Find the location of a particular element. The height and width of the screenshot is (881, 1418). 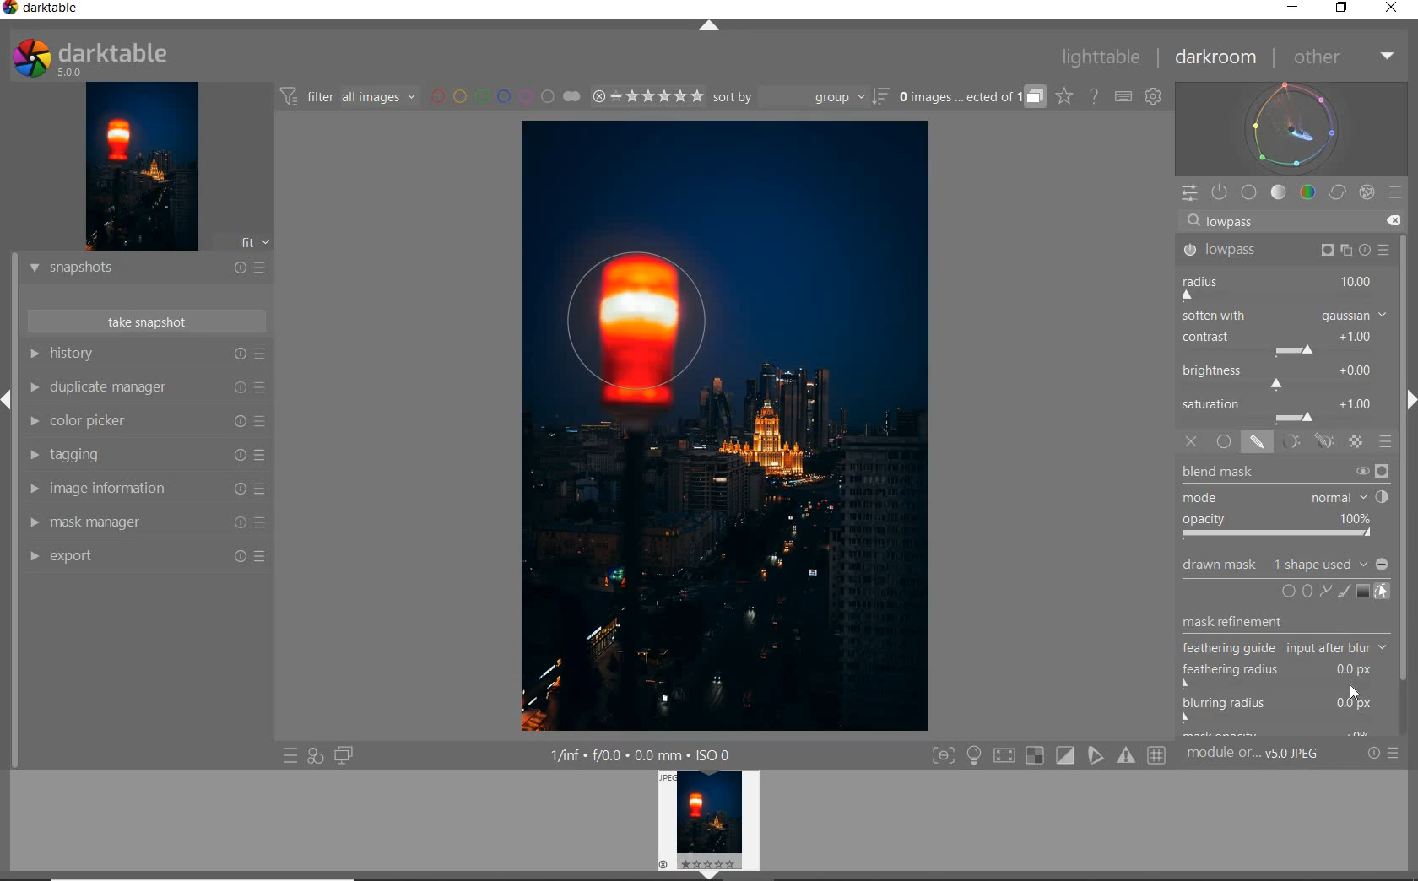

WAVEFORM is located at coordinates (1294, 127).